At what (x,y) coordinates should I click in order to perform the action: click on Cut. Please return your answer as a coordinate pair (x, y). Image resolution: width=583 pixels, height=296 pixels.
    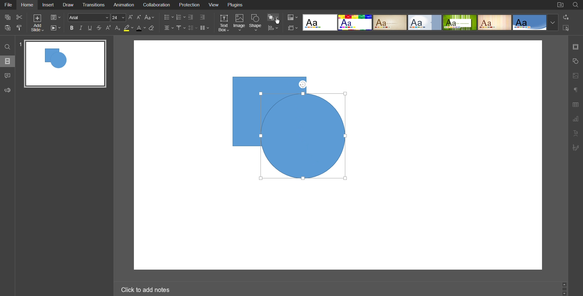
    Looking at the image, I should click on (19, 18).